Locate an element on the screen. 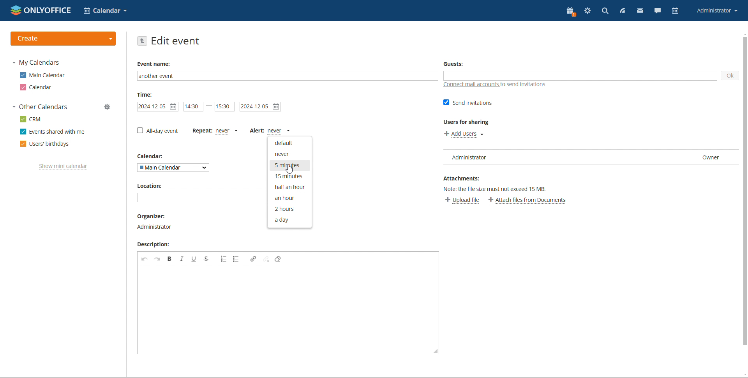  scroll bar is located at coordinates (743, 192).